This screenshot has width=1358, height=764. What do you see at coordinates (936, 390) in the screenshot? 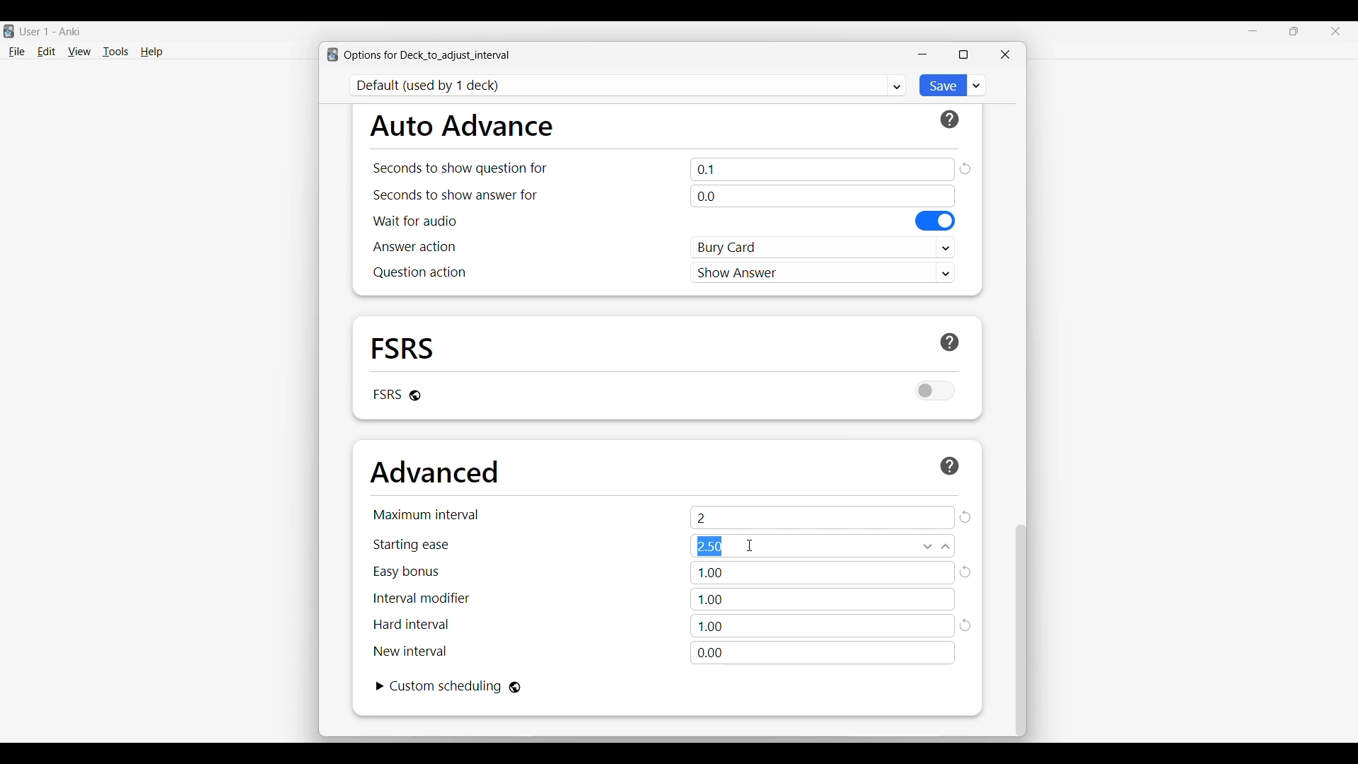
I see `Toggle for FSRS` at bounding box center [936, 390].